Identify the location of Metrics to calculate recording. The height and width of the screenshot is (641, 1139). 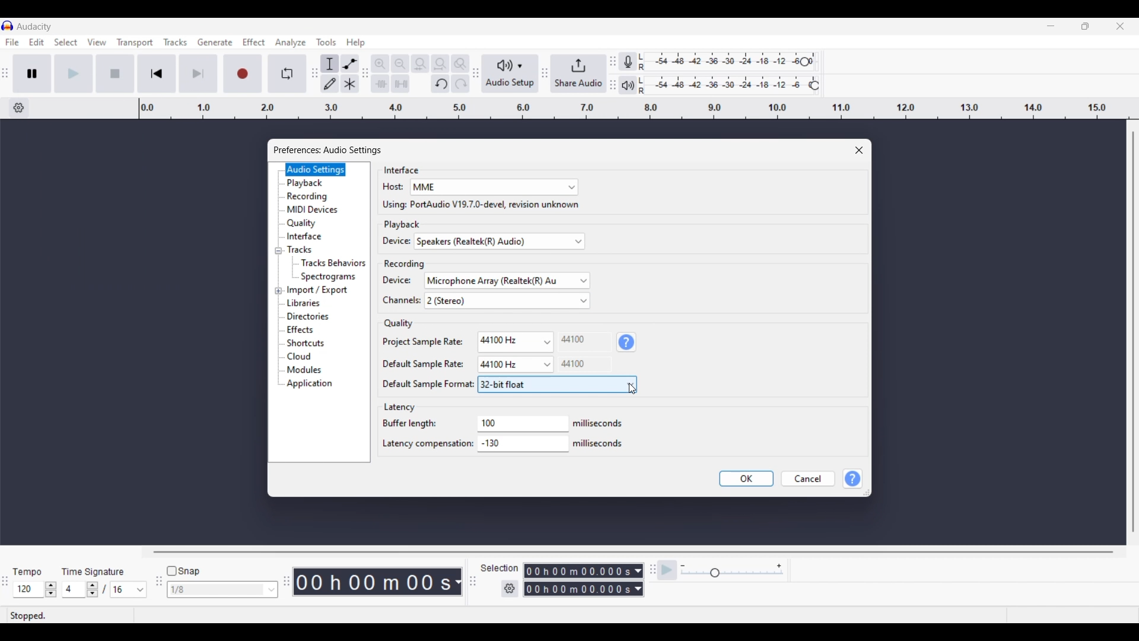
(458, 582).